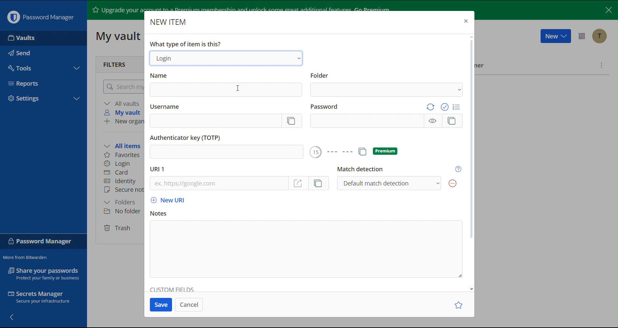 This screenshot has height=328, width=618. Describe the element at coordinates (123, 103) in the screenshot. I see `All vaults` at that location.